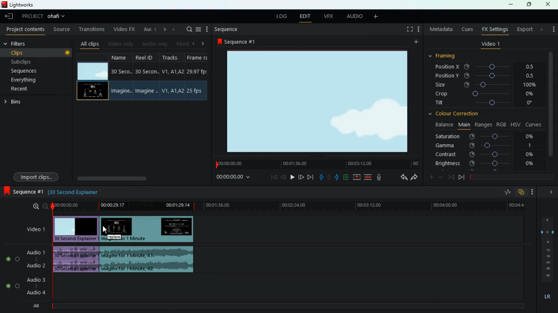 This screenshot has height=313, width=558. I want to click on balance, so click(443, 125).